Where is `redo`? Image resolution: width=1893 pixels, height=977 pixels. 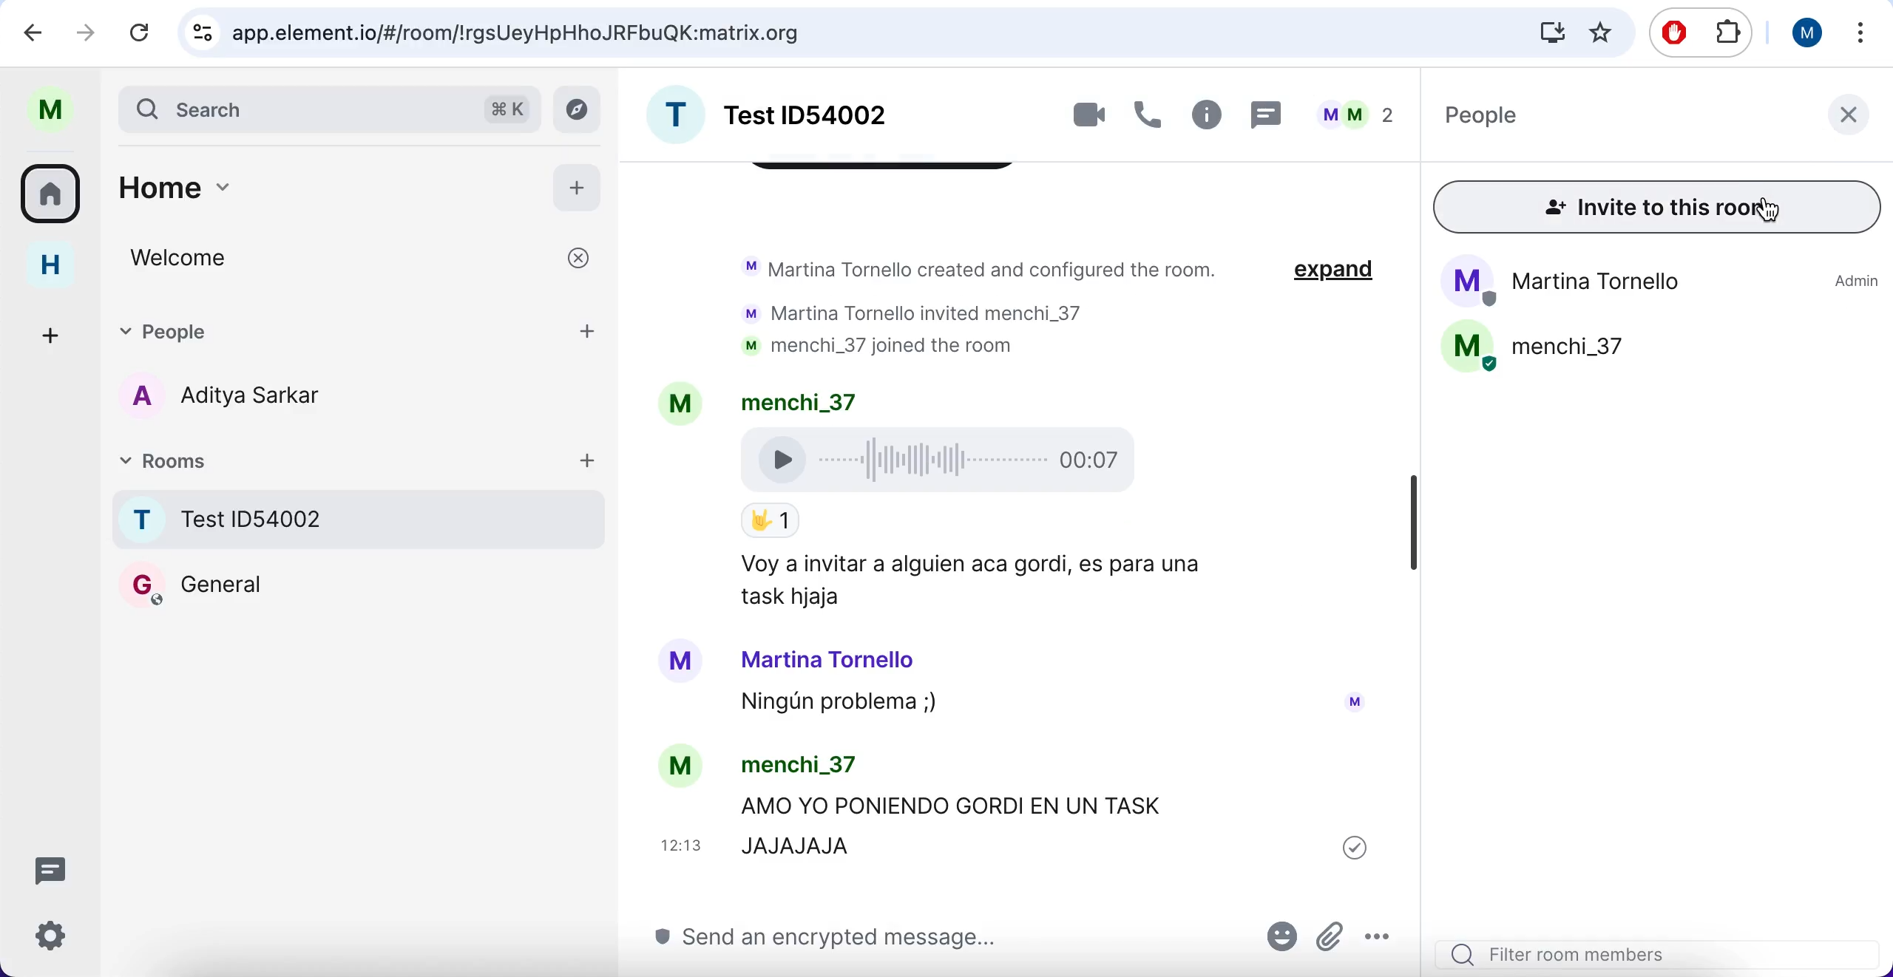
redo is located at coordinates (85, 33).